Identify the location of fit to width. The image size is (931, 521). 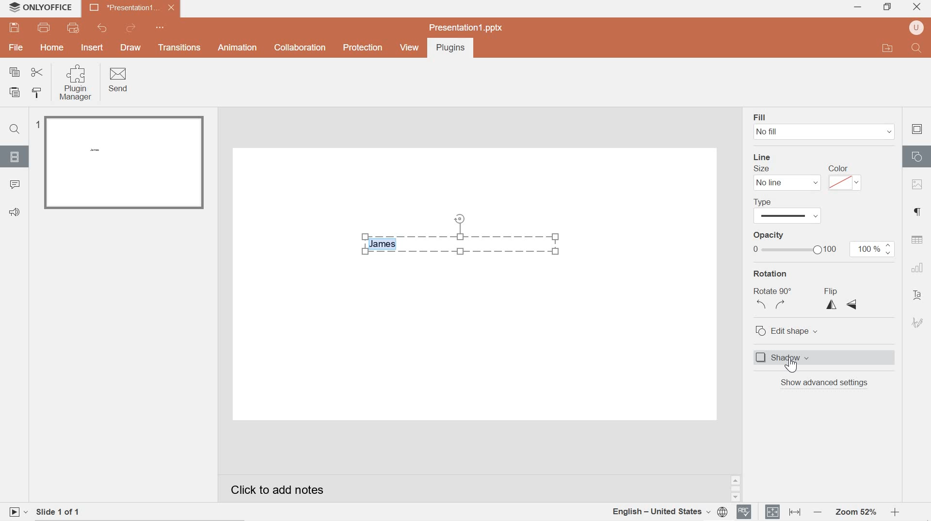
(794, 512).